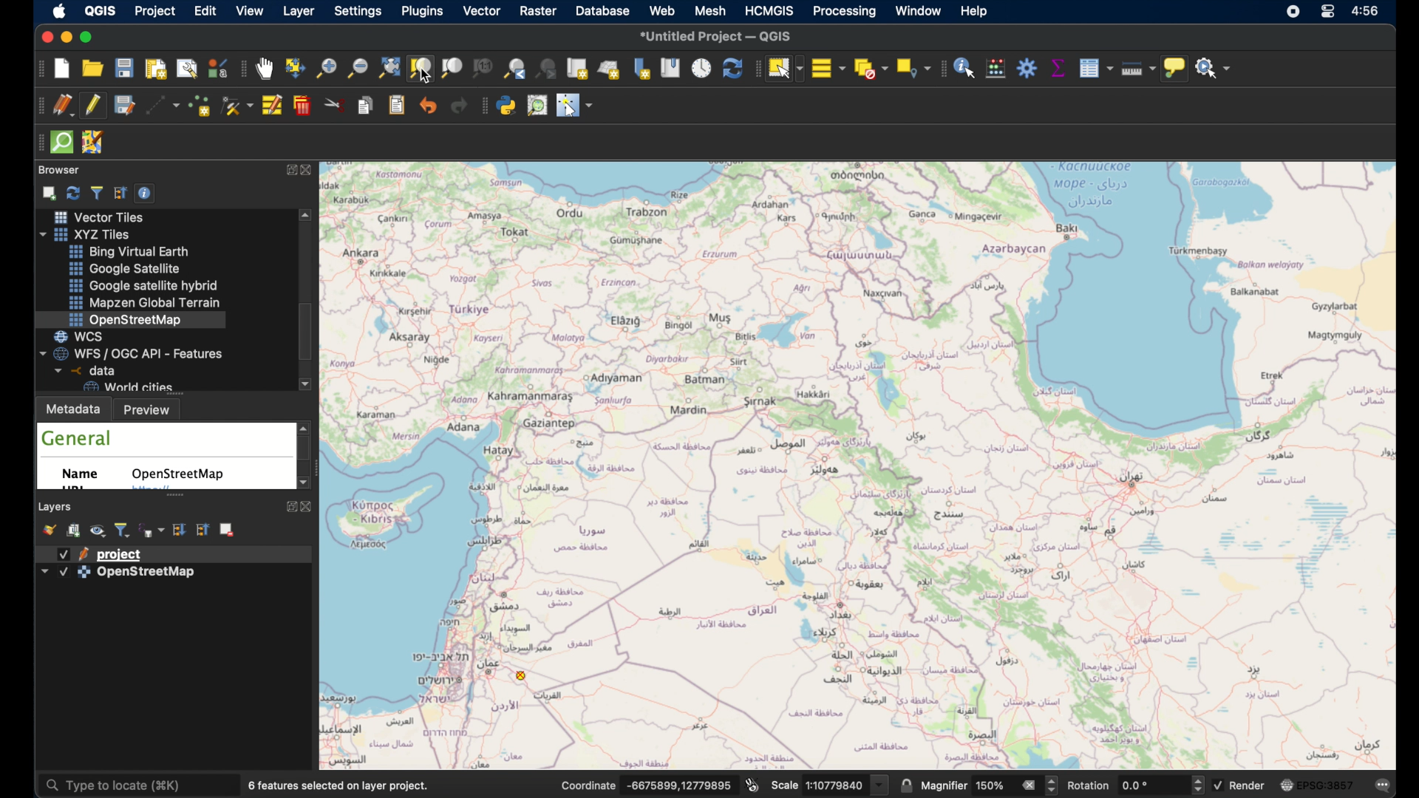  What do you see at coordinates (92, 68) in the screenshot?
I see `open project` at bounding box center [92, 68].